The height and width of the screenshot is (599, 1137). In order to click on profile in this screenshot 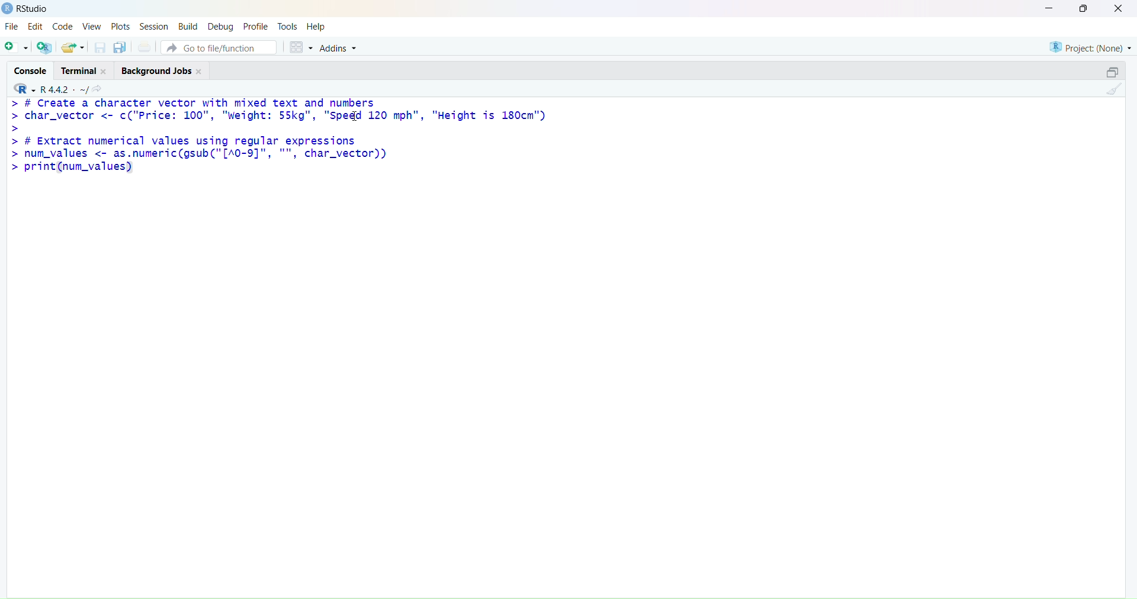, I will do `click(256, 27)`.